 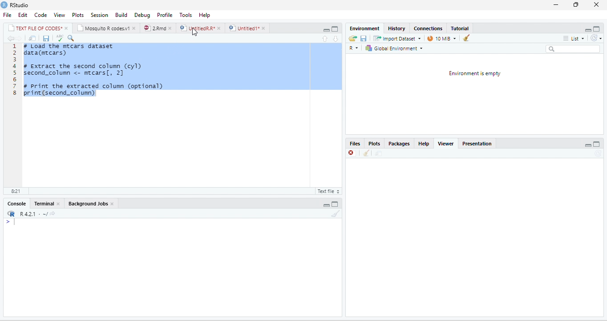 What do you see at coordinates (243, 28) in the screenshot?
I see `) | Untitled 1*` at bounding box center [243, 28].